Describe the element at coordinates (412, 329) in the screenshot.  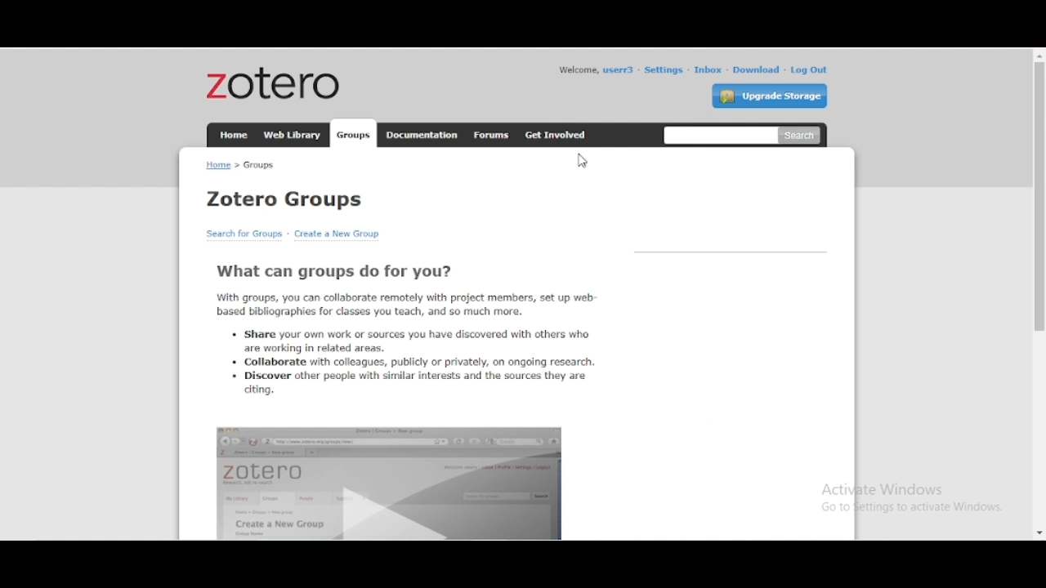
I see `what can groups do for you?` at that location.